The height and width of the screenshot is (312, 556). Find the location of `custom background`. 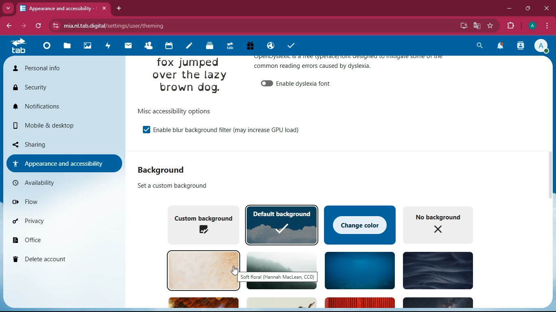

custom background is located at coordinates (173, 185).